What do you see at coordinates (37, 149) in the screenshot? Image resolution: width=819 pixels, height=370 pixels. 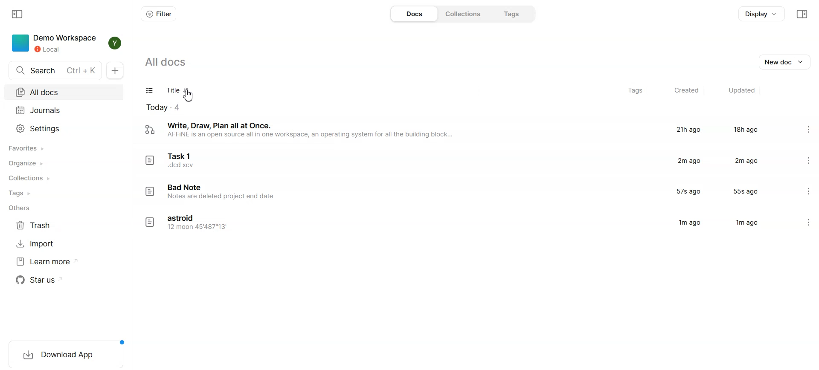 I see `Favorites` at bounding box center [37, 149].